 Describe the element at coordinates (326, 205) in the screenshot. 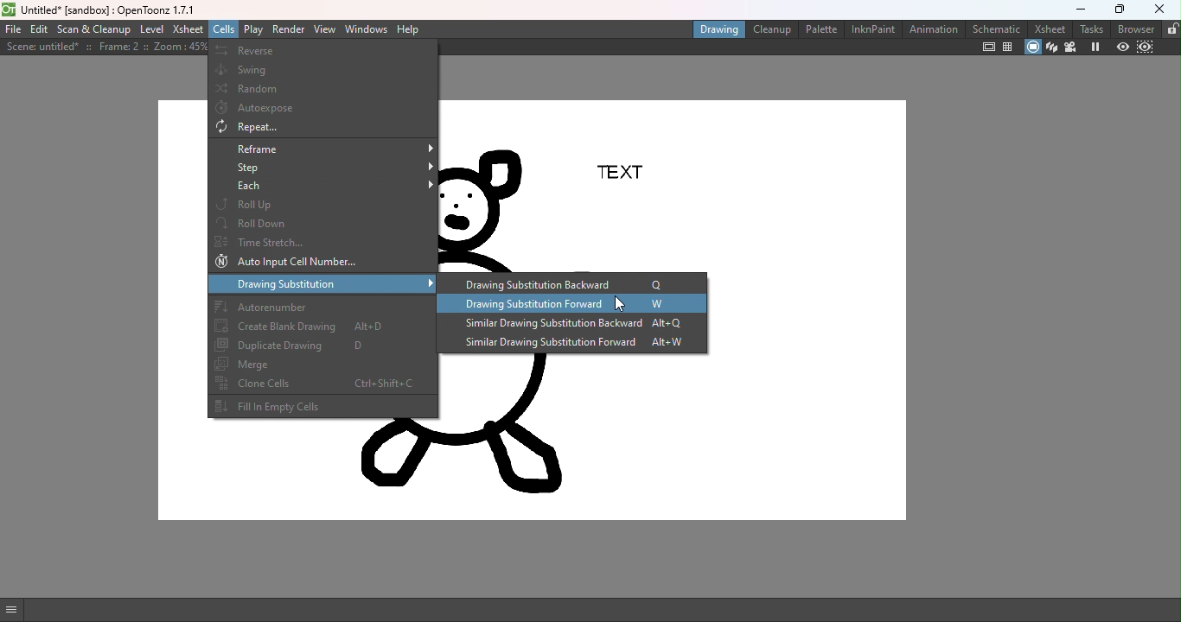

I see `Roll up` at that location.